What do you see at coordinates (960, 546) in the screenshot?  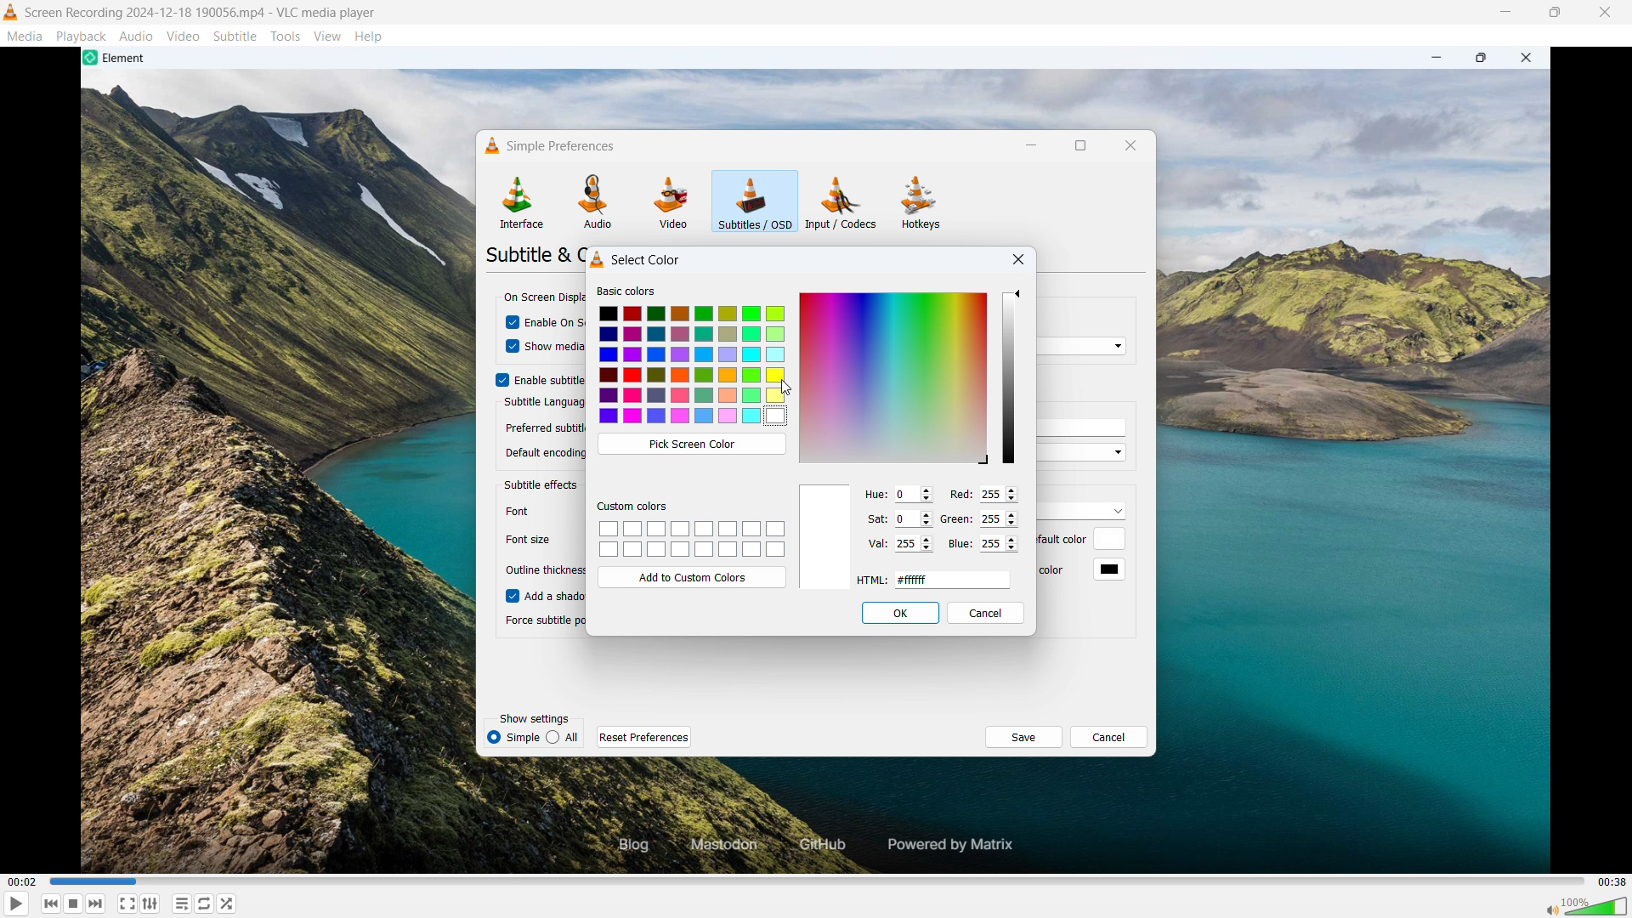 I see `Blue` at bounding box center [960, 546].